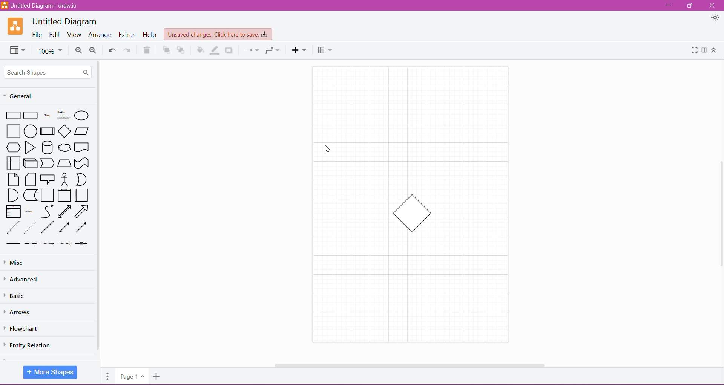  Describe the element at coordinates (146, 50) in the screenshot. I see `Delete` at that location.